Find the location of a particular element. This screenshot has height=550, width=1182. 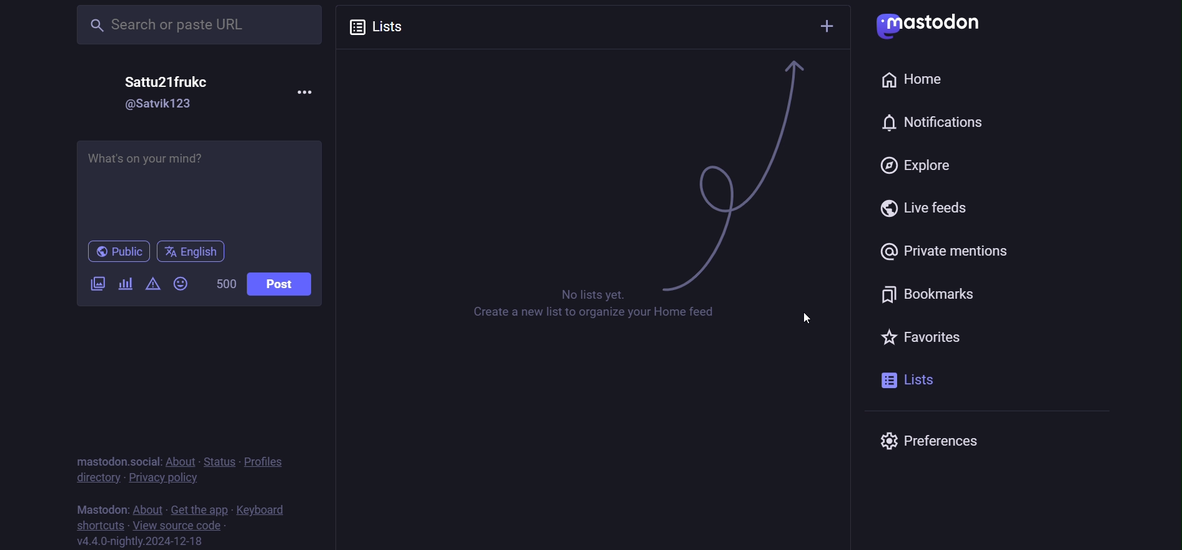

bookmark is located at coordinates (933, 294).